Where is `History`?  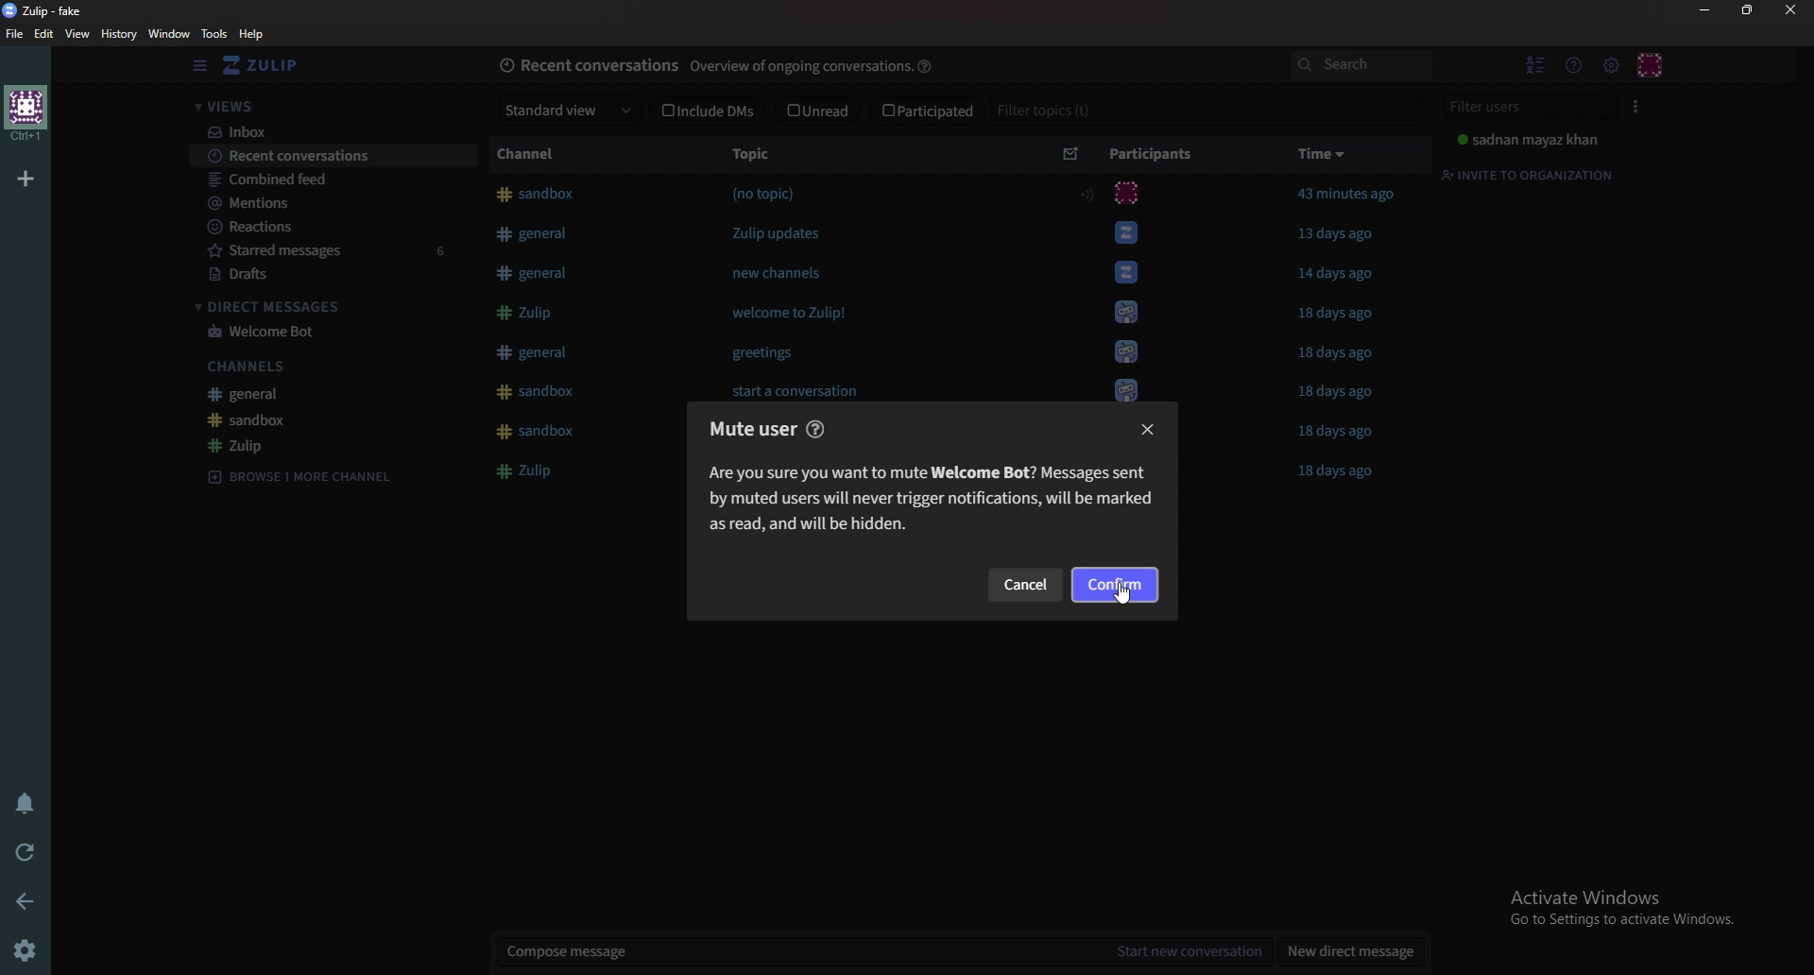
History is located at coordinates (121, 33).